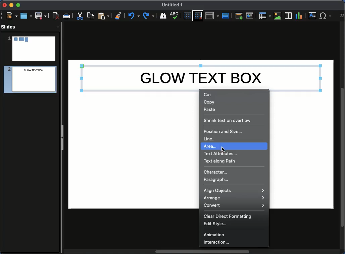 The image size is (345, 254). What do you see at coordinates (222, 154) in the screenshot?
I see `Text attributes` at bounding box center [222, 154].